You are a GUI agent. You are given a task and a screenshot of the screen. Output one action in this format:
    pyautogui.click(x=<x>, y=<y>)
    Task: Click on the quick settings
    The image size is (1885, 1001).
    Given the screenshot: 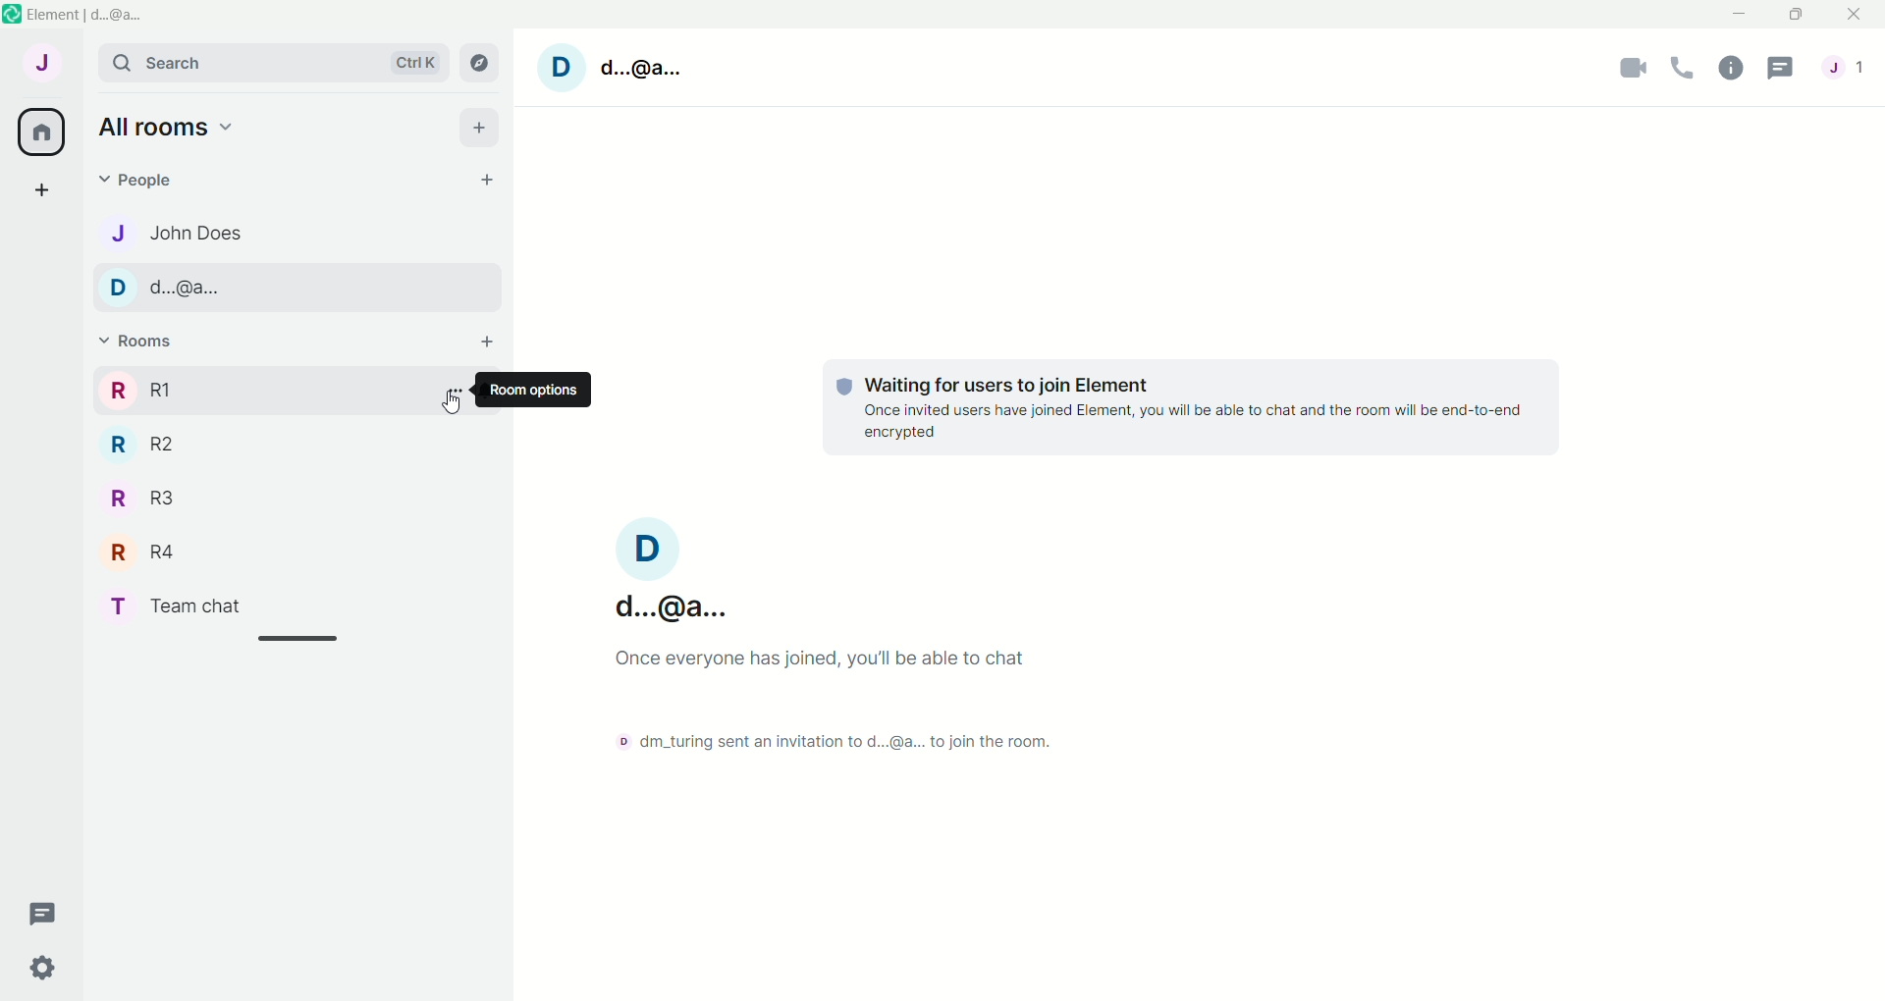 What is the action you would take?
    pyautogui.click(x=38, y=967)
    